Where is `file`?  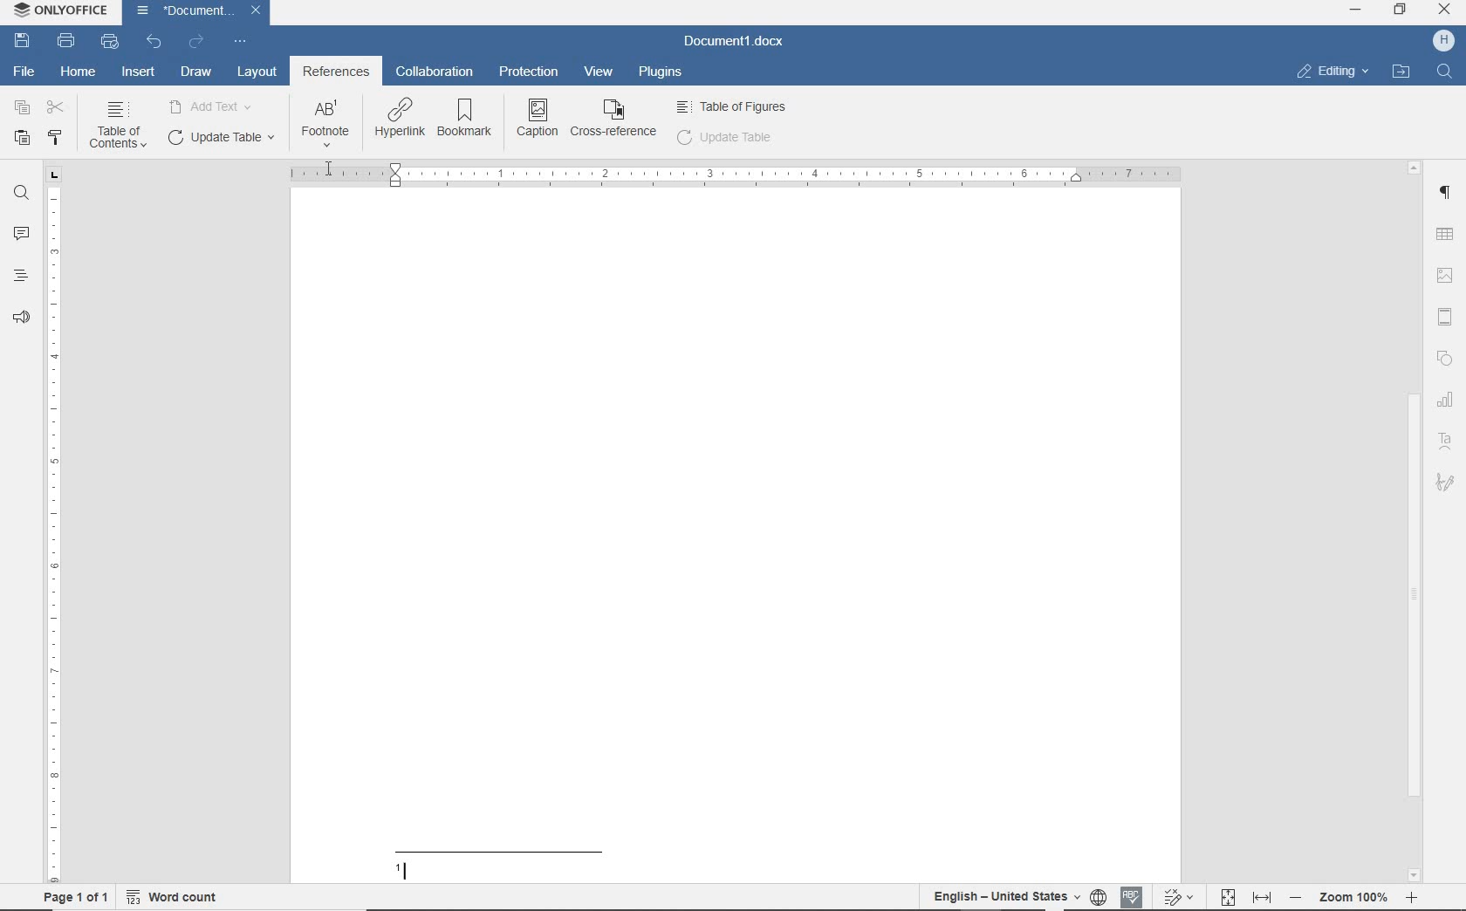
file is located at coordinates (28, 71).